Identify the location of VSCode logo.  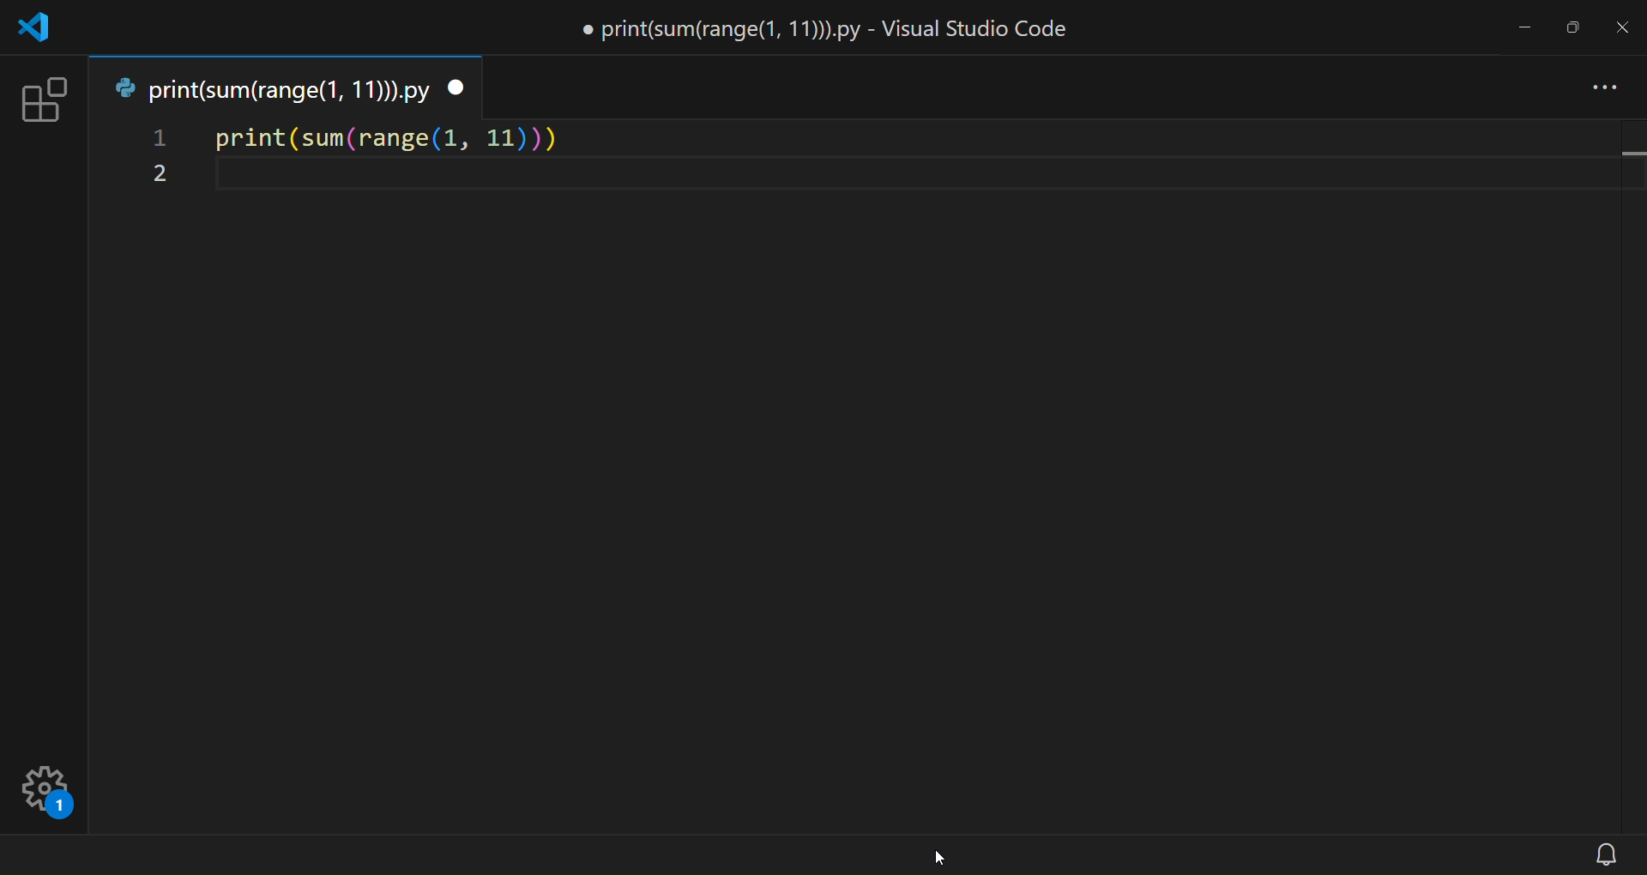
(35, 33).